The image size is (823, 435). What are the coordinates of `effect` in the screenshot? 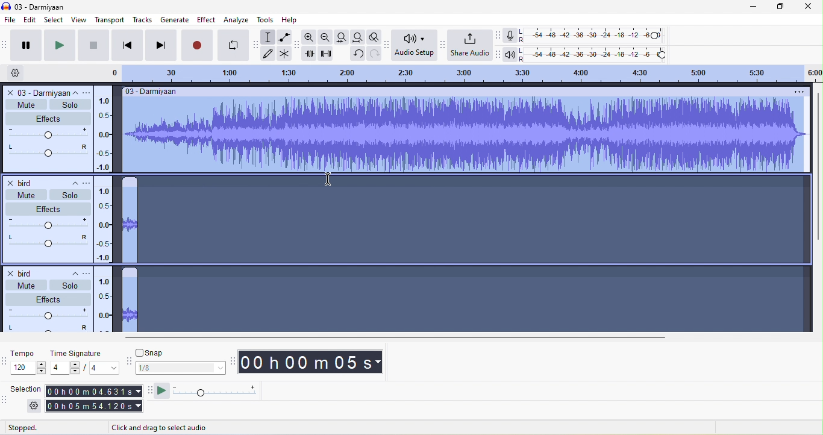 It's located at (46, 207).